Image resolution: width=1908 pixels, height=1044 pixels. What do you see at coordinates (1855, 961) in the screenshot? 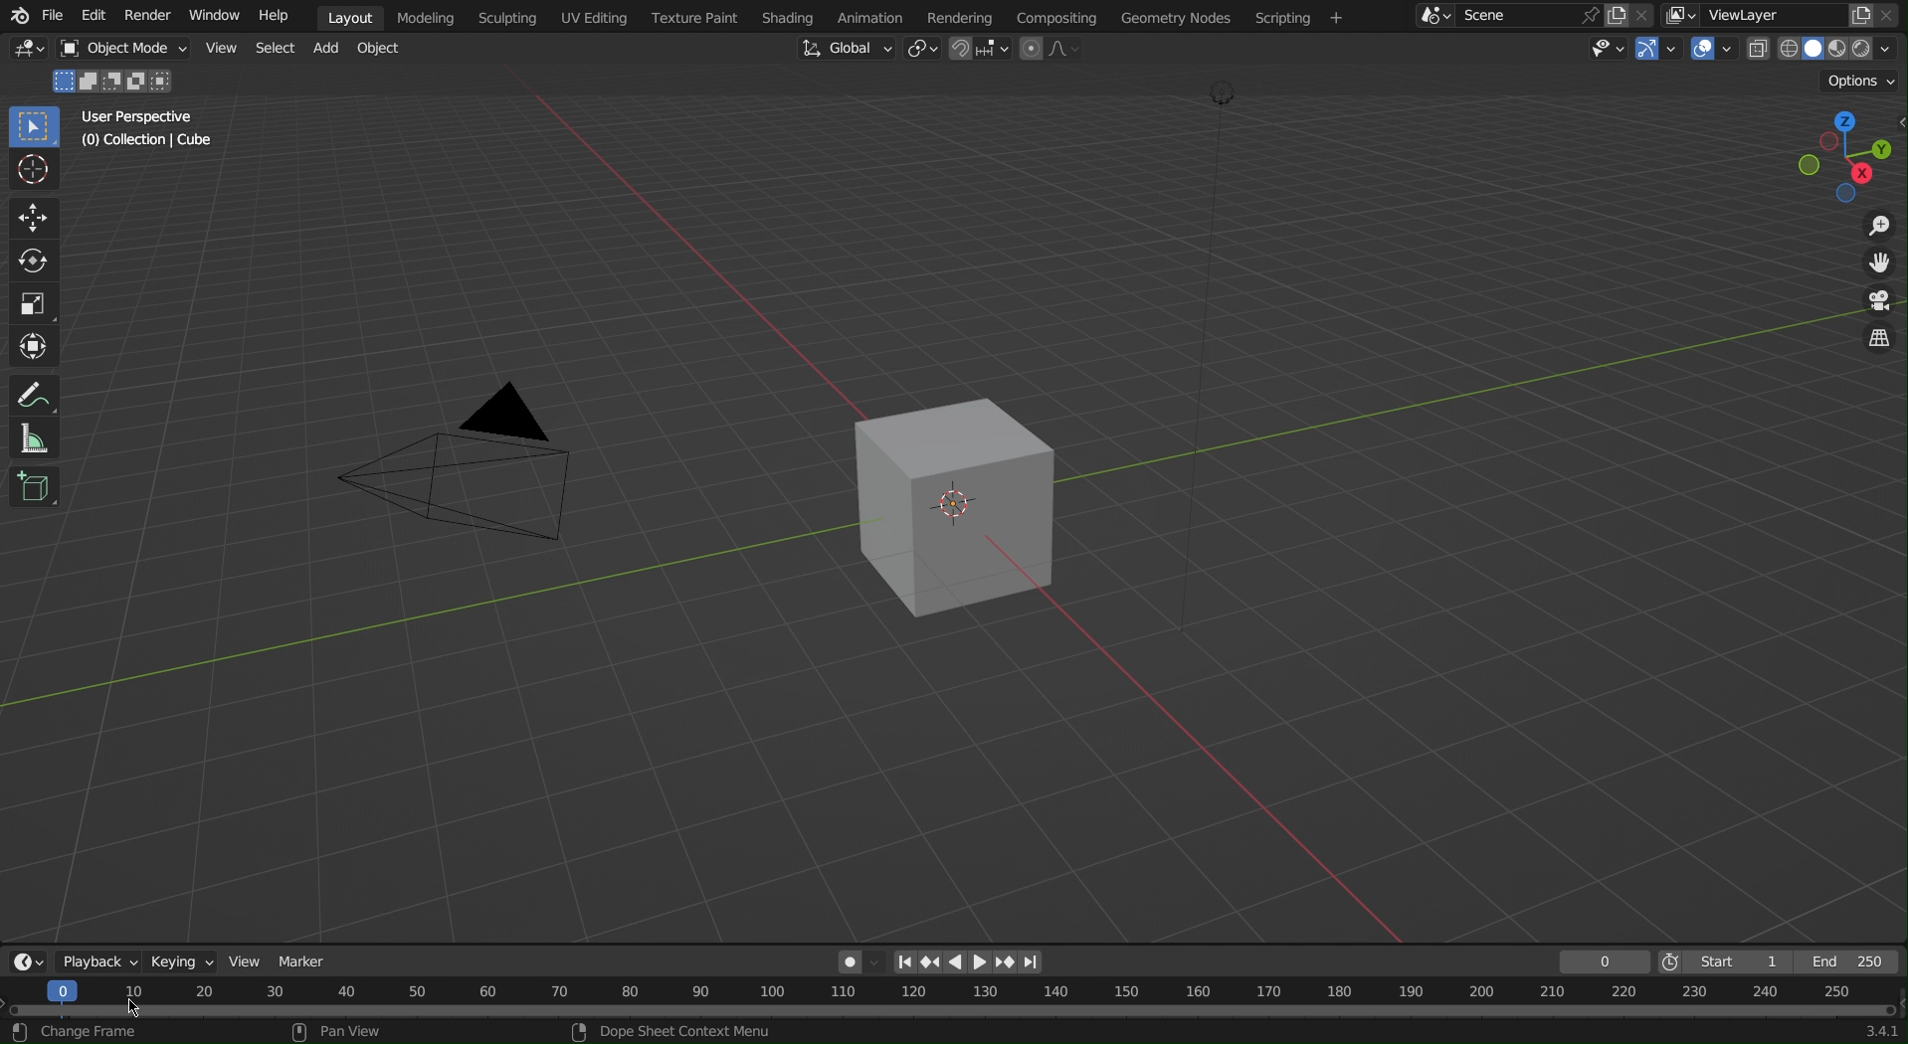
I see `End` at bounding box center [1855, 961].